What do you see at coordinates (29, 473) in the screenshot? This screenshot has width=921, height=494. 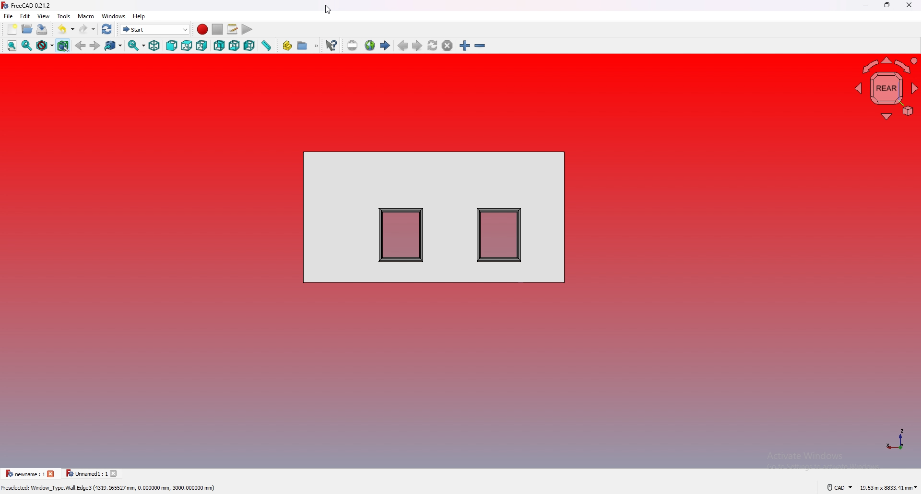 I see `tab 1` at bounding box center [29, 473].